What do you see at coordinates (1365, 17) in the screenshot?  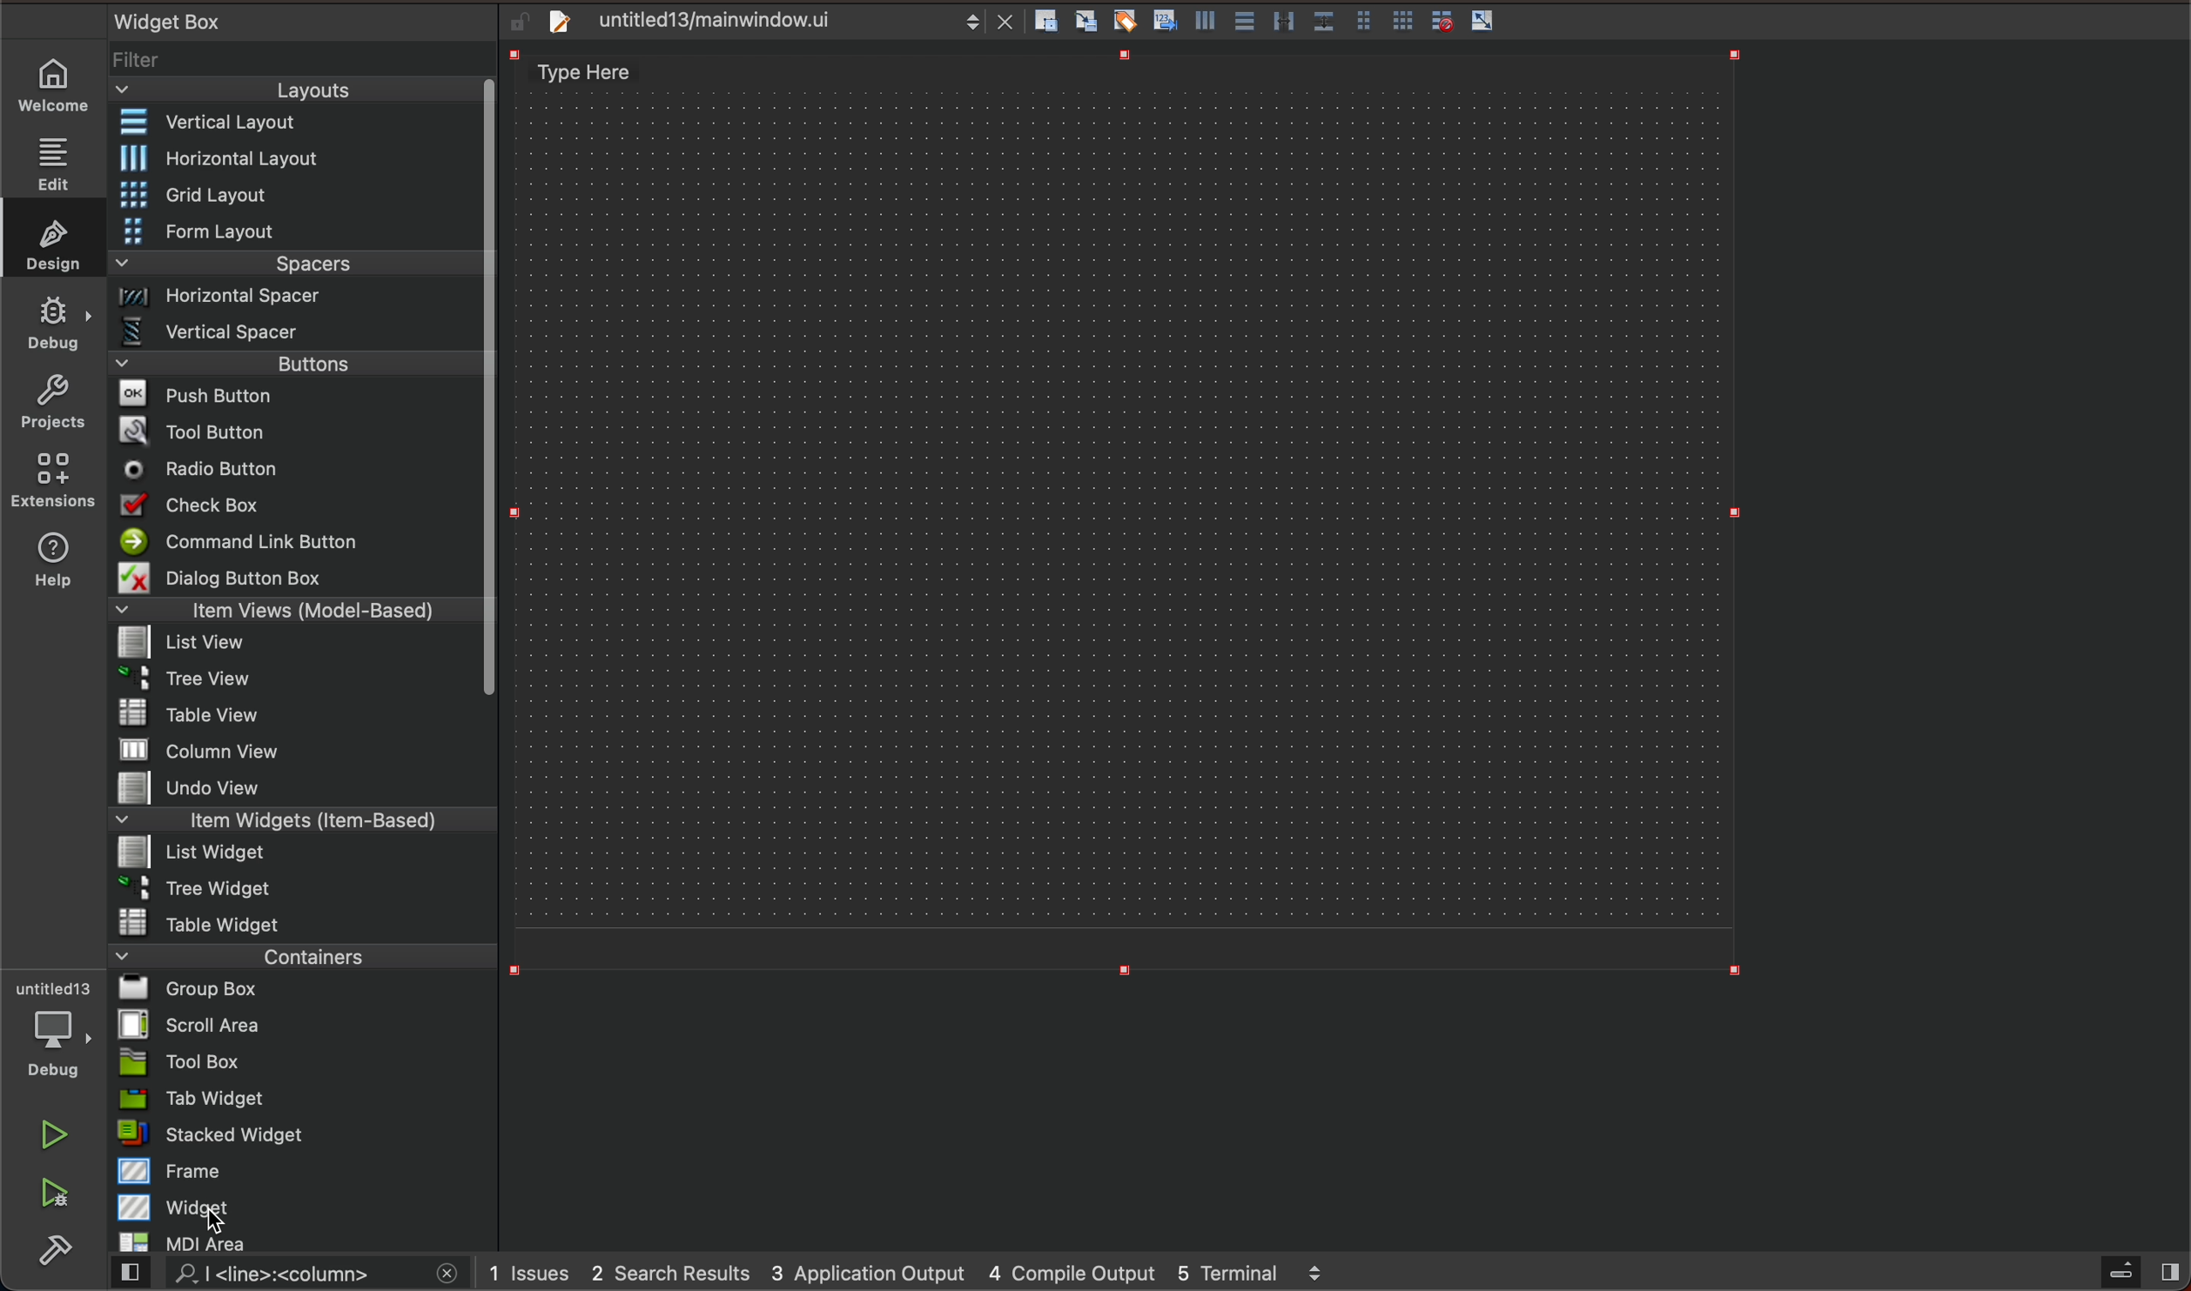 I see `form layout` at bounding box center [1365, 17].